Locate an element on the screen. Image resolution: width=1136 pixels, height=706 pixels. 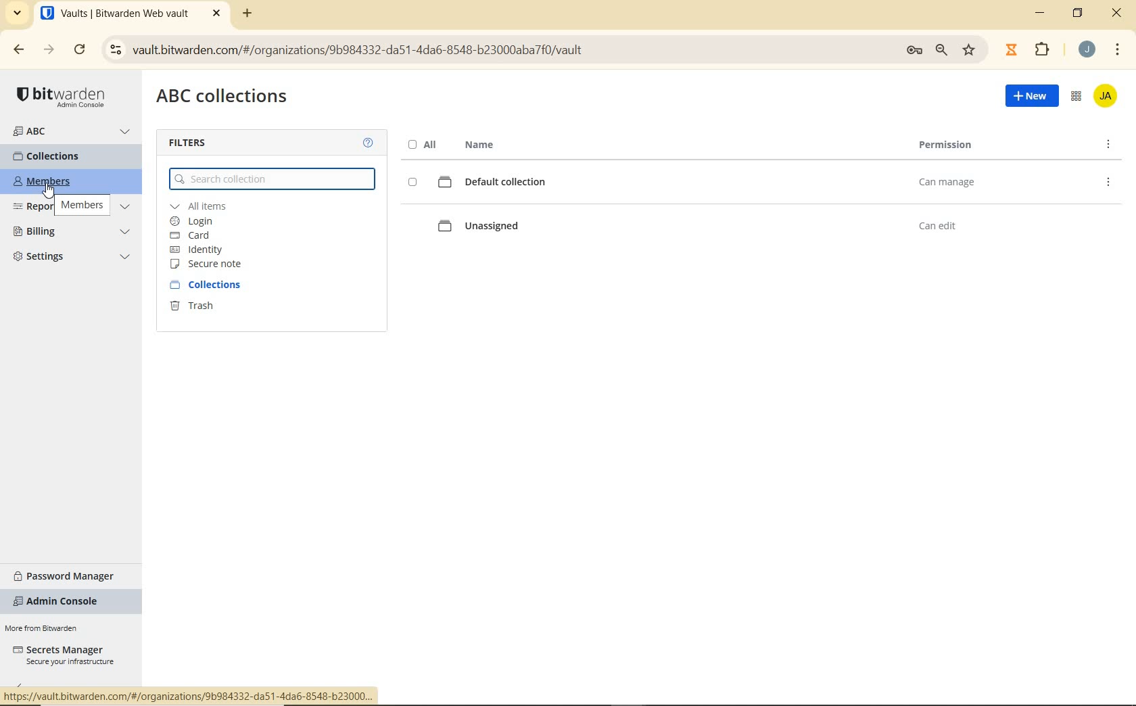
UNASSIGNED is located at coordinates (719, 224).